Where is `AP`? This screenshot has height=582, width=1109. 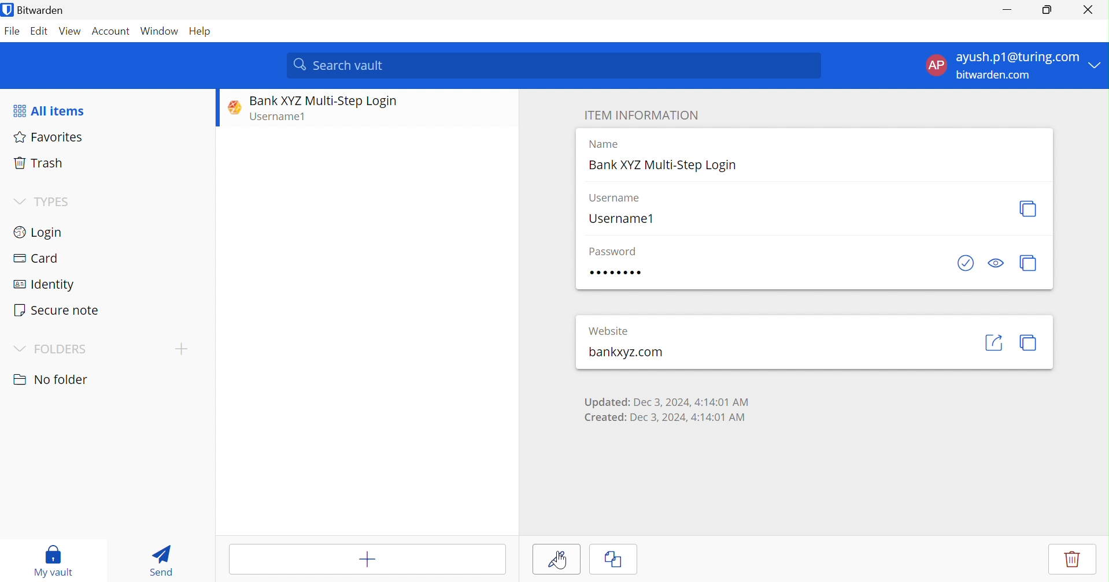 AP is located at coordinates (940, 65).